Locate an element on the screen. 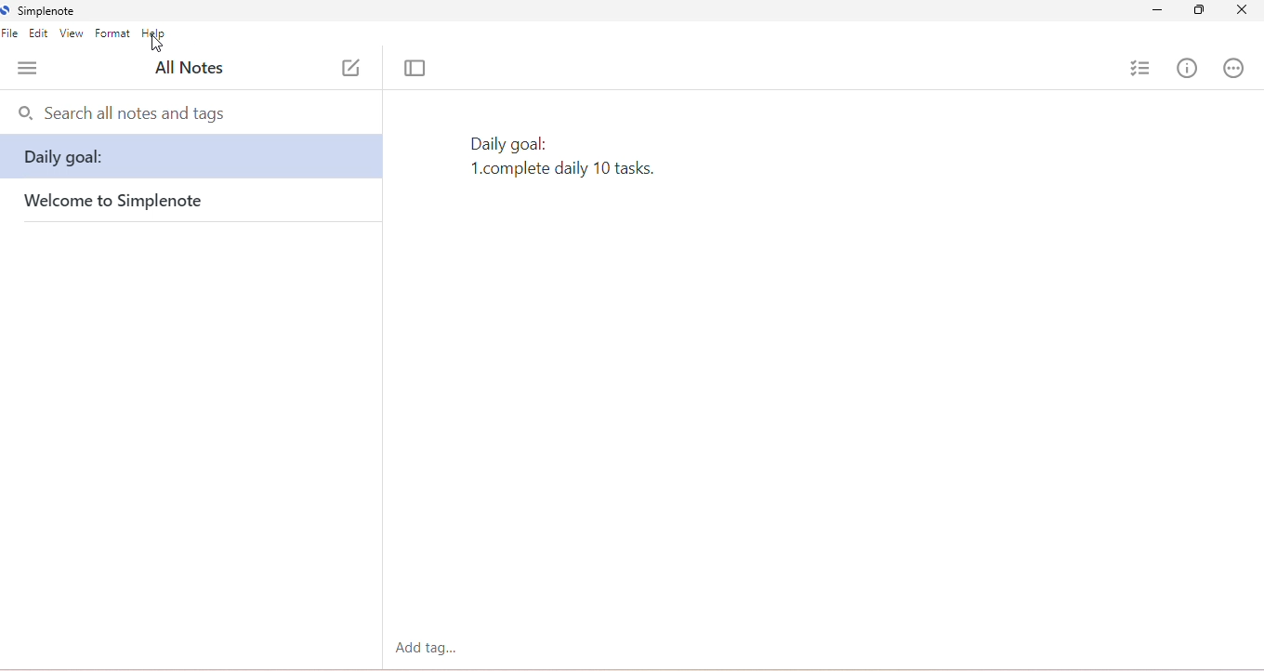 The height and width of the screenshot is (671, 1264). edit is located at coordinates (41, 34).